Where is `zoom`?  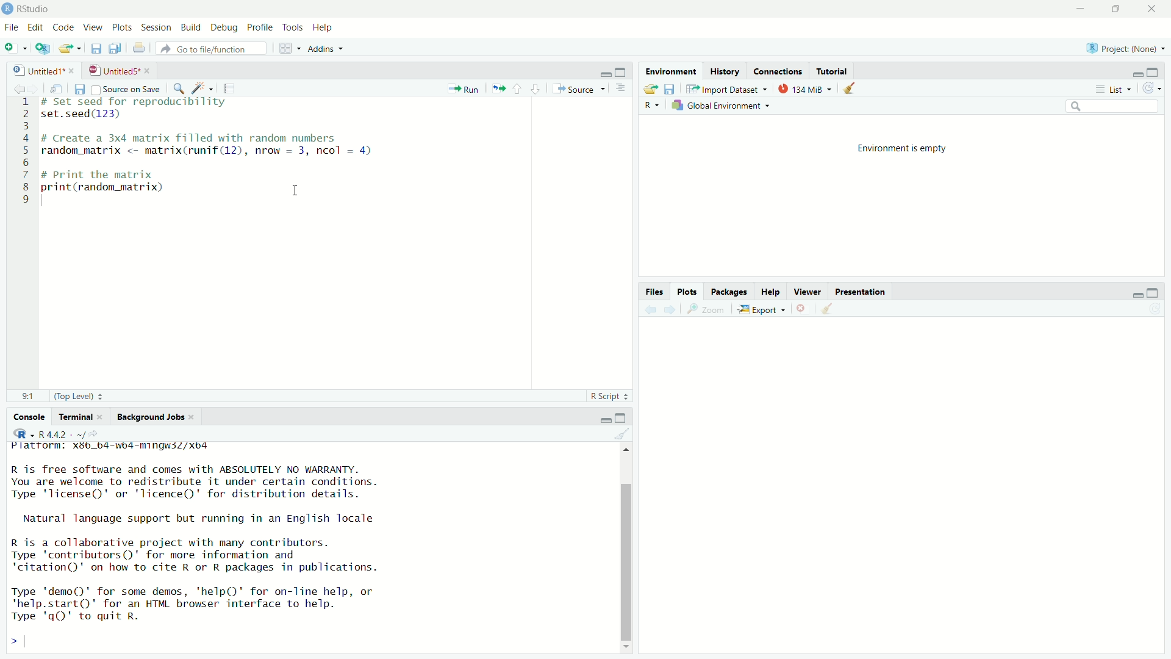
zoom is located at coordinates (704, 311).